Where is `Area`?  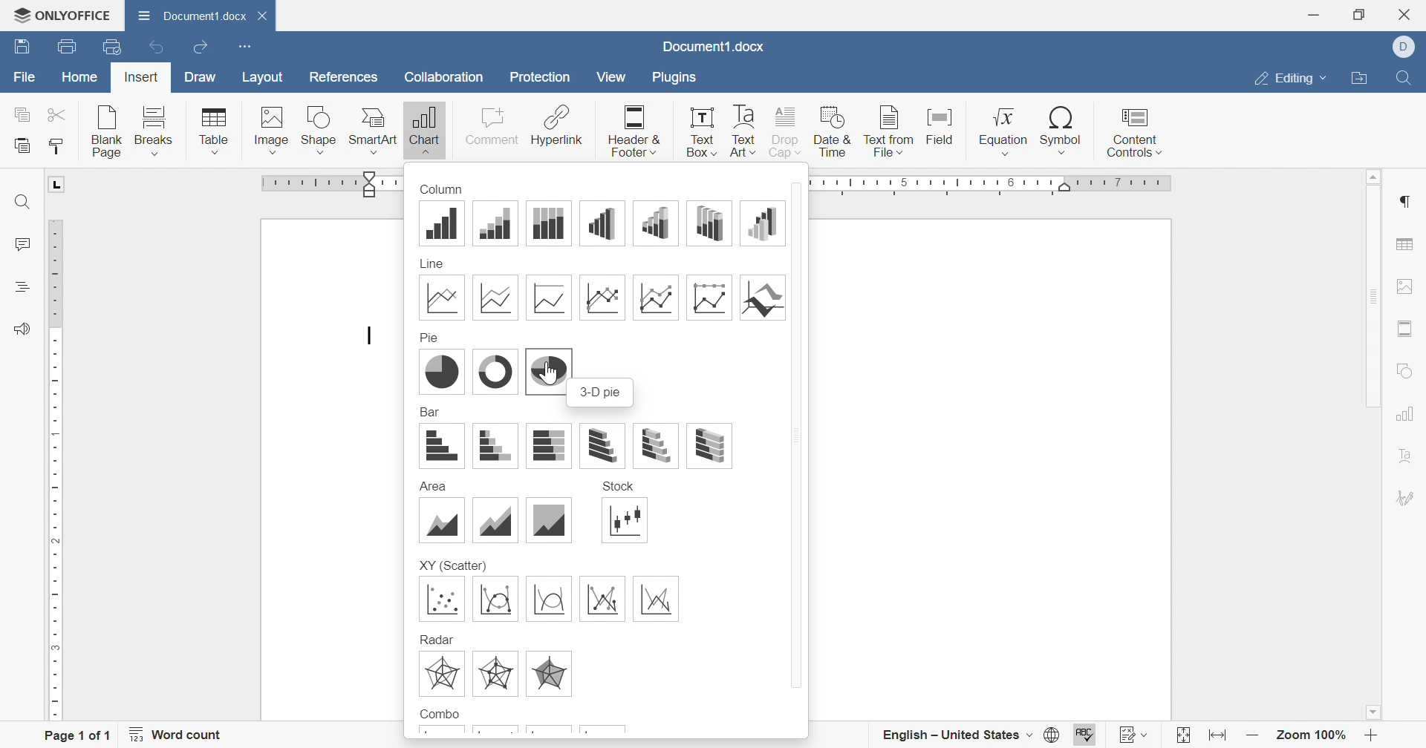 Area is located at coordinates (432, 488).